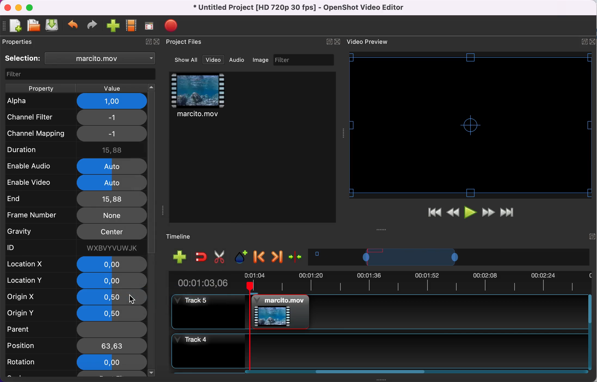  What do you see at coordinates (77, 101) in the screenshot?
I see `alpha 1` at bounding box center [77, 101].